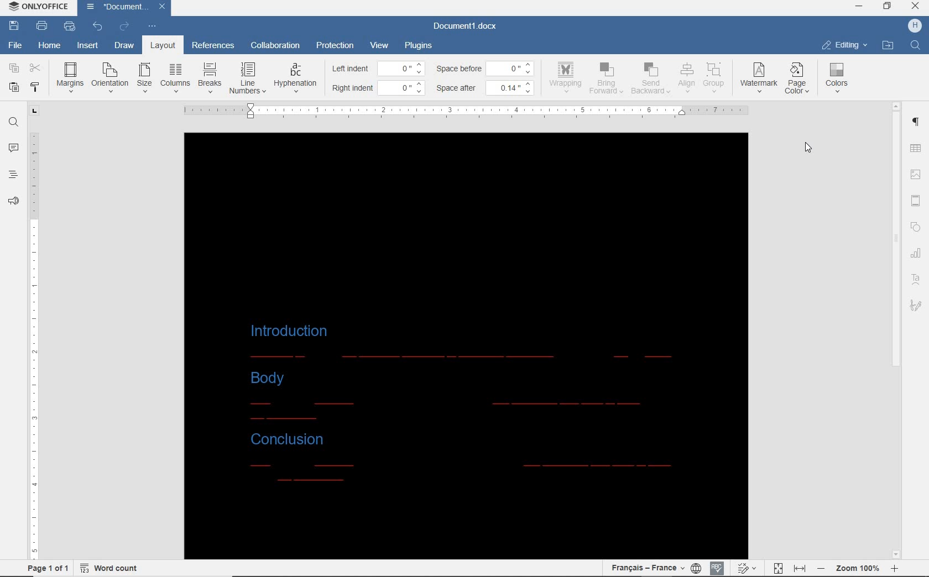  Describe the element at coordinates (117, 8) in the screenshot. I see `document name` at that location.